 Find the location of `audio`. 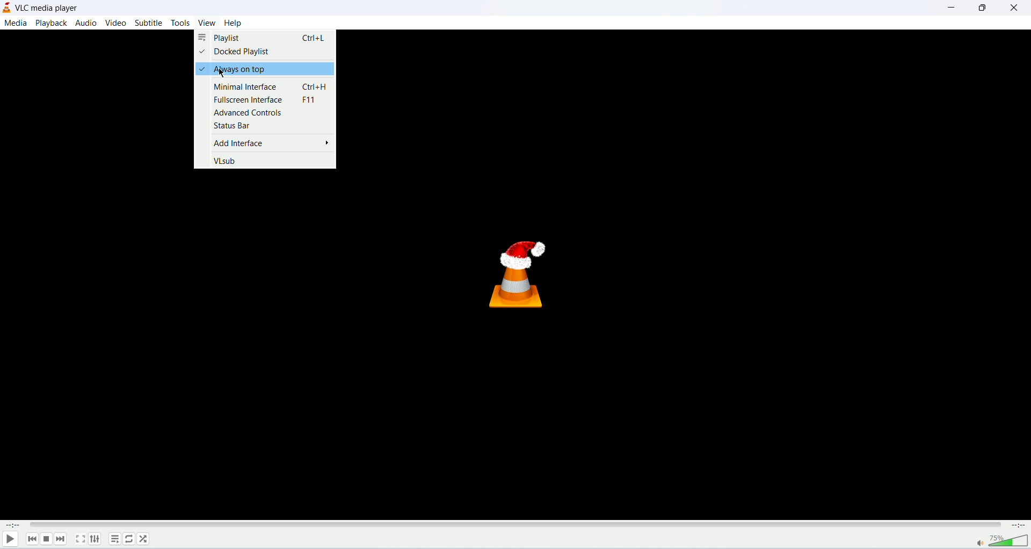

audio is located at coordinates (85, 24).